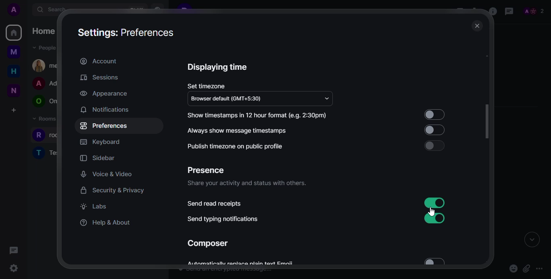 This screenshot has width=551, height=279. Describe the element at coordinates (227, 98) in the screenshot. I see `browser default (GMT+5:30)` at that location.